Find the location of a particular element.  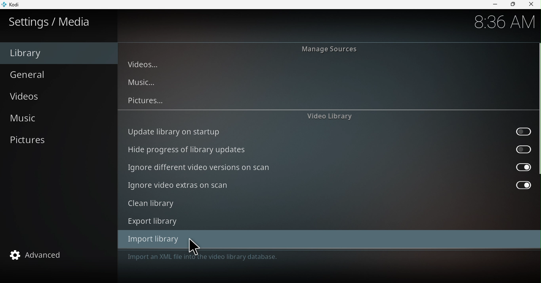

Ignore different video versions on scan is located at coordinates (328, 167).